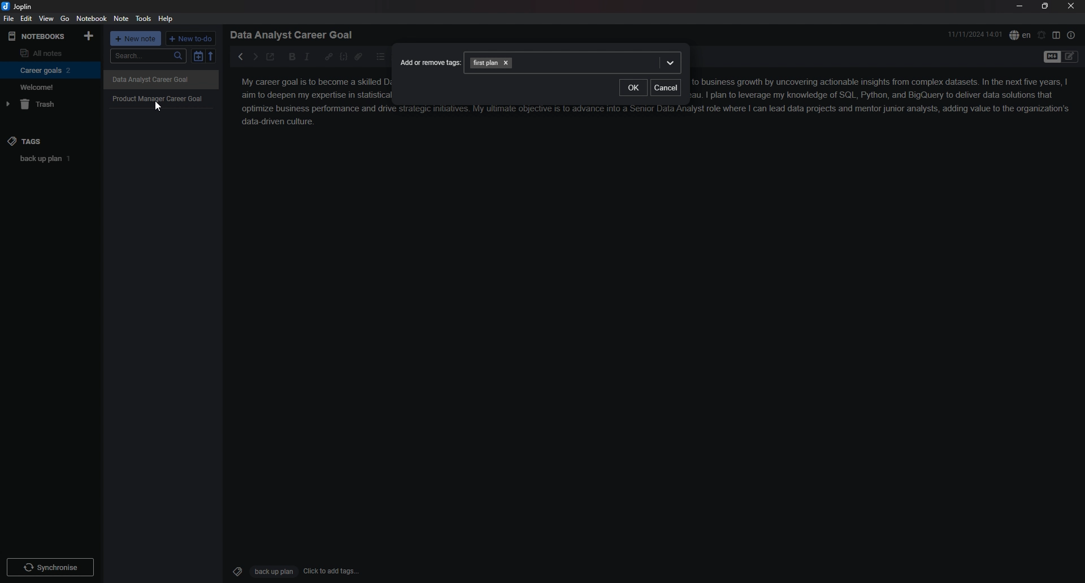 The width and height of the screenshot is (1085, 583). I want to click on add notebook, so click(90, 36).